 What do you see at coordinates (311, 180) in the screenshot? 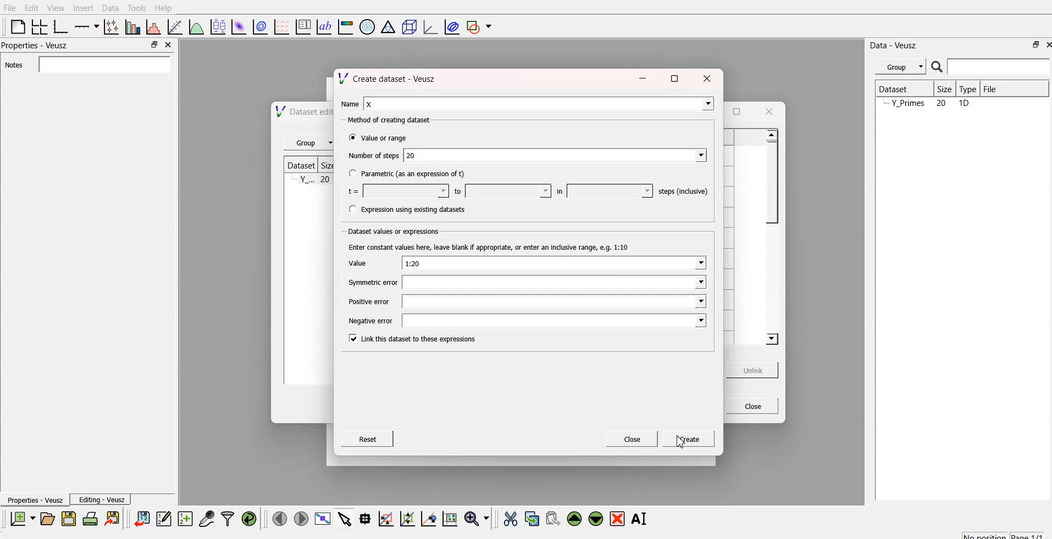
I see `Y.. 28` at bounding box center [311, 180].